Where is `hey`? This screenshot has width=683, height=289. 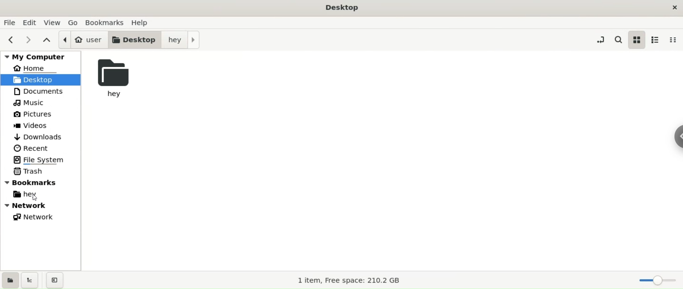
hey is located at coordinates (43, 195).